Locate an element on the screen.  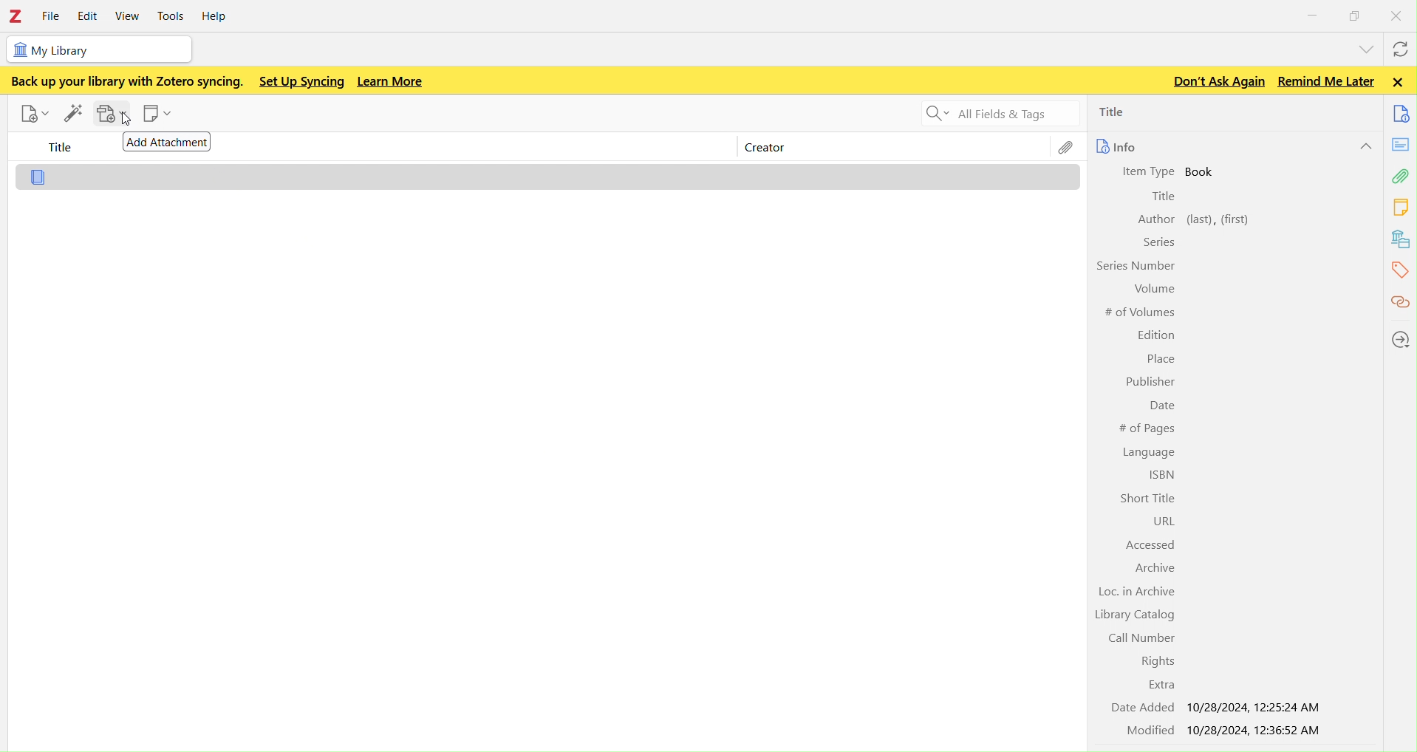
new note is located at coordinates (159, 112).